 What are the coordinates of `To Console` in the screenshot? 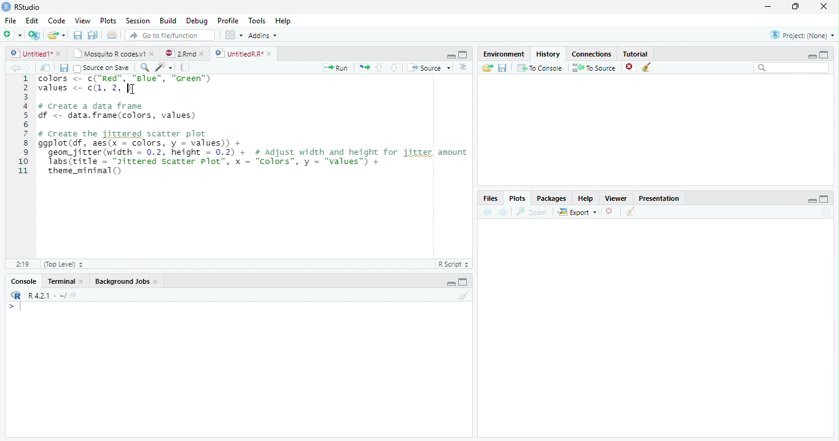 It's located at (539, 68).